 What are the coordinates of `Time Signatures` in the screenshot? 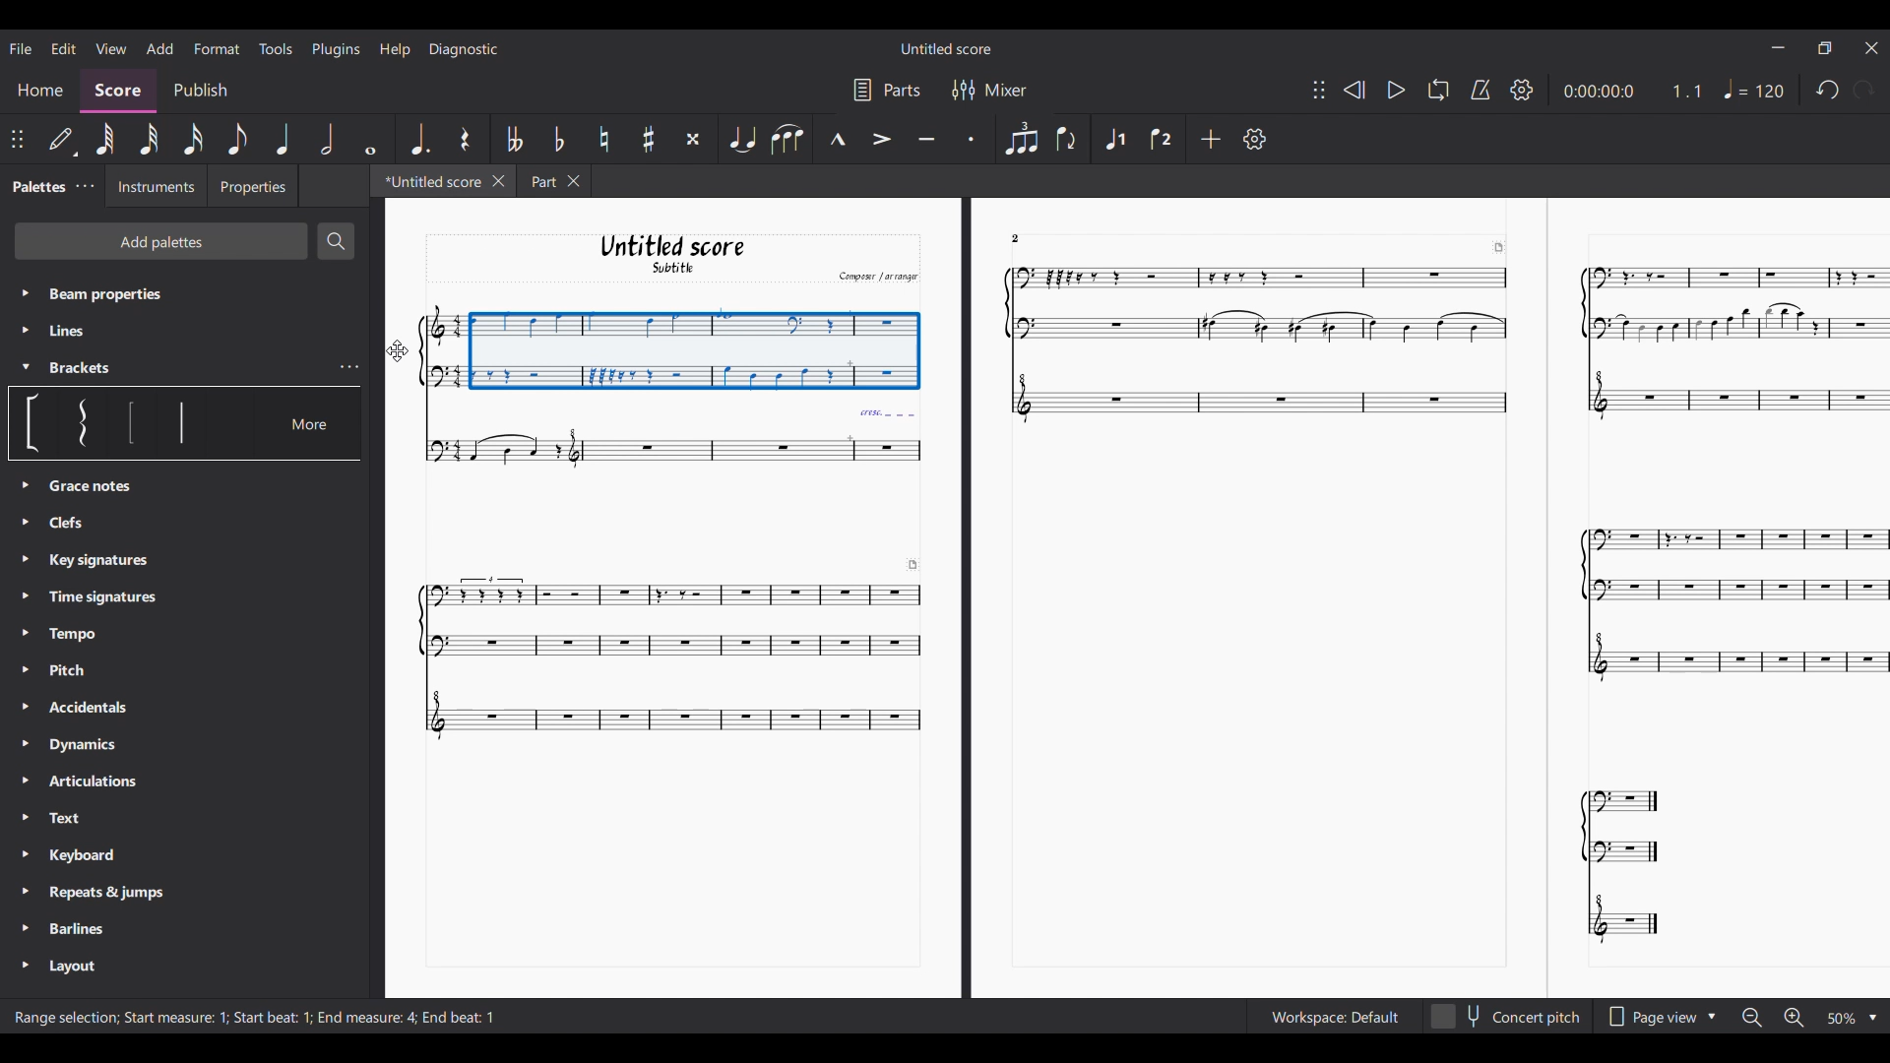 It's located at (104, 594).